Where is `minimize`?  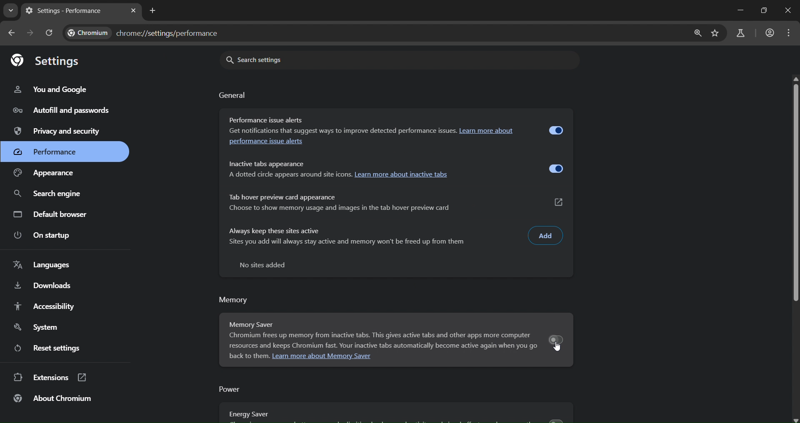 minimize is located at coordinates (738, 9).